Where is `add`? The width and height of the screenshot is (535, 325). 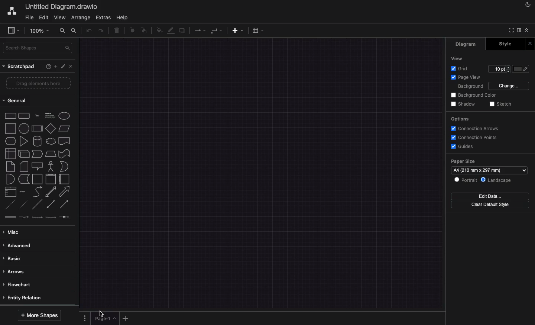
add is located at coordinates (238, 31).